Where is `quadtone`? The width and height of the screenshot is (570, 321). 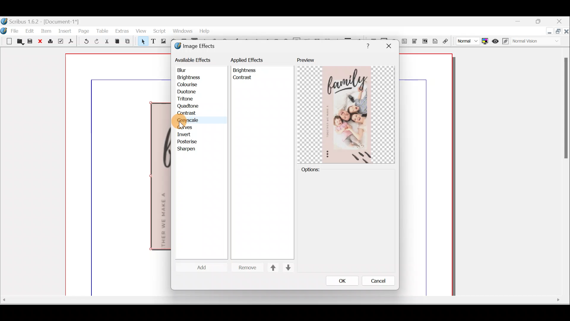 quadtone is located at coordinates (190, 106).